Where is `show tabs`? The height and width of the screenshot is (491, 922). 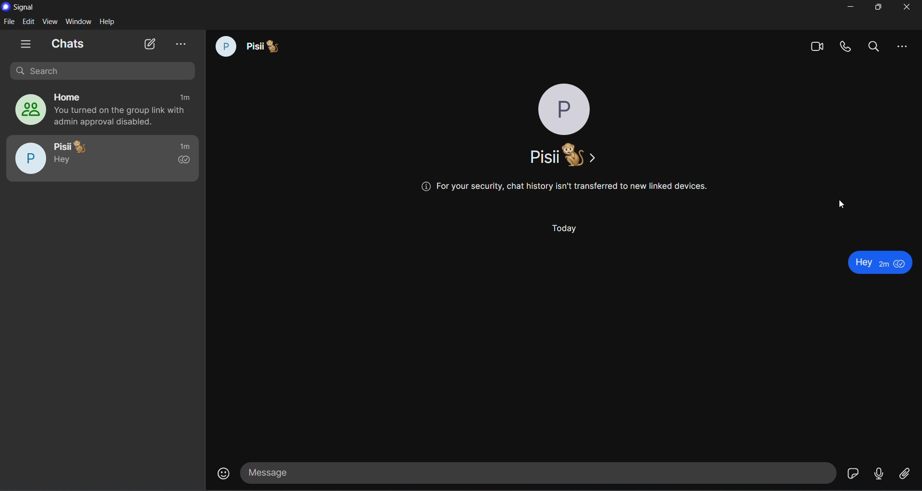
show tabs is located at coordinates (27, 44).